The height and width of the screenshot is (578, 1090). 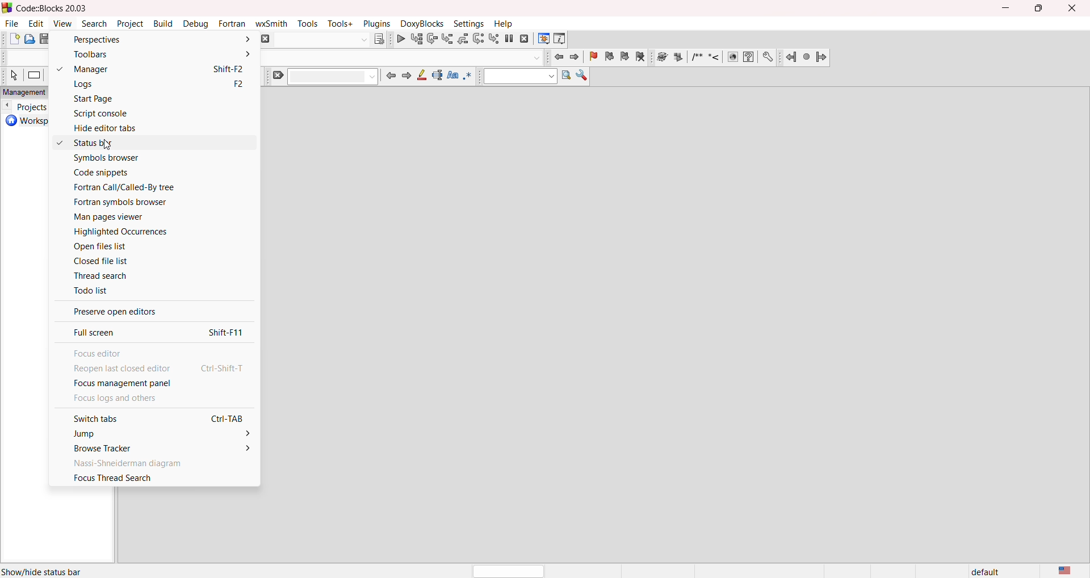 I want to click on , so click(x=573, y=58).